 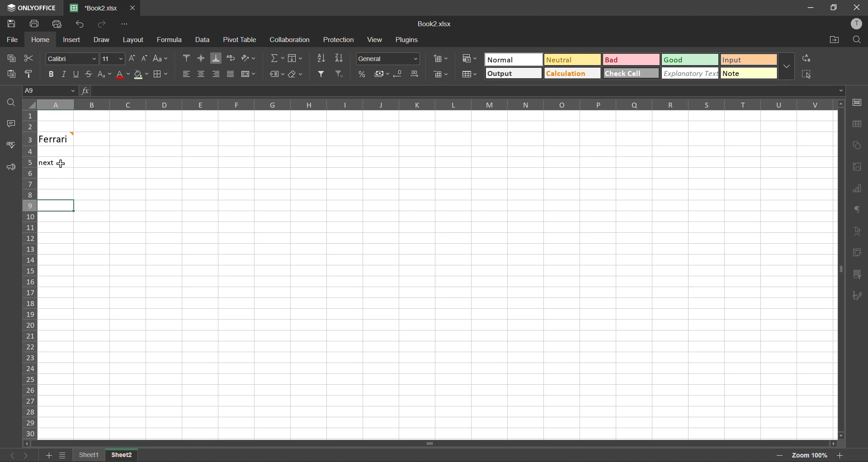 What do you see at coordinates (38, 40) in the screenshot?
I see `home` at bounding box center [38, 40].